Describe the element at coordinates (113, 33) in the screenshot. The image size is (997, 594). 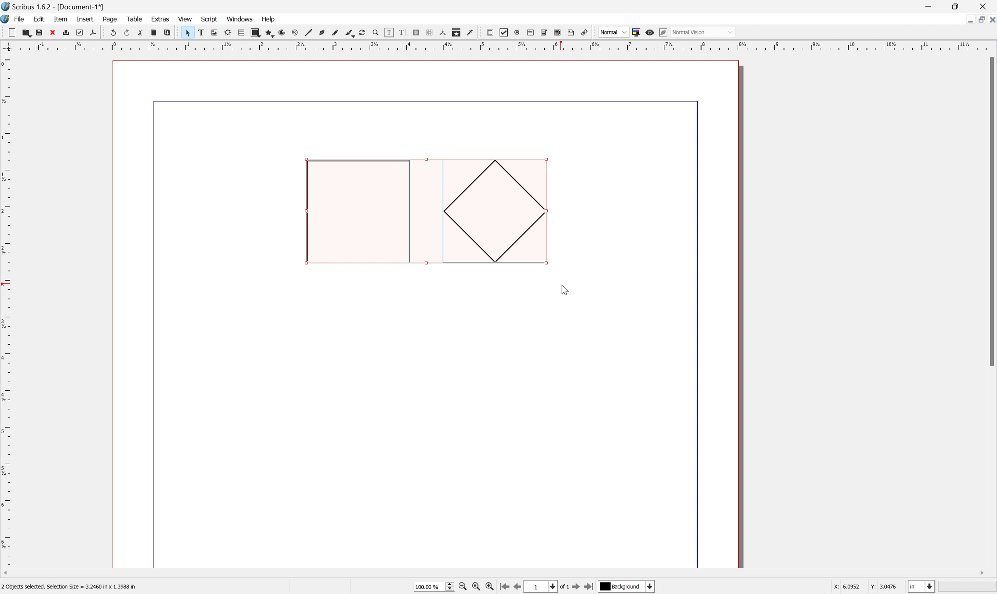
I see `undo` at that location.